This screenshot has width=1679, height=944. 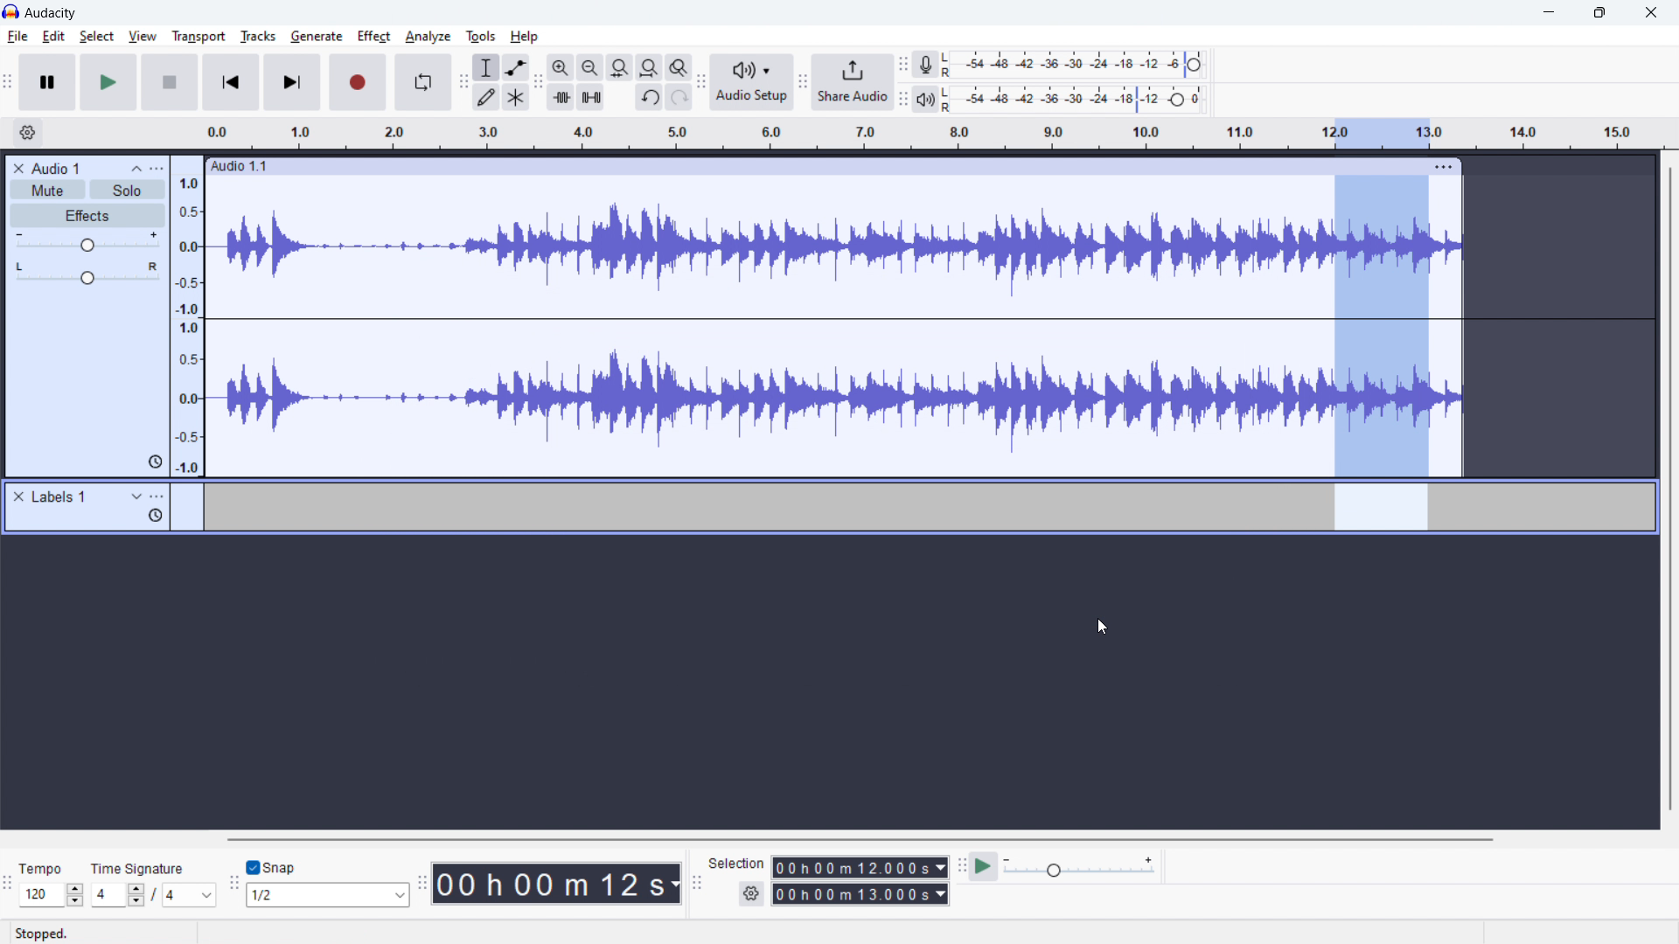 What do you see at coordinates (1548, 13) in the screenshot?
I see `minimize` at bounding box center [1548, 13].